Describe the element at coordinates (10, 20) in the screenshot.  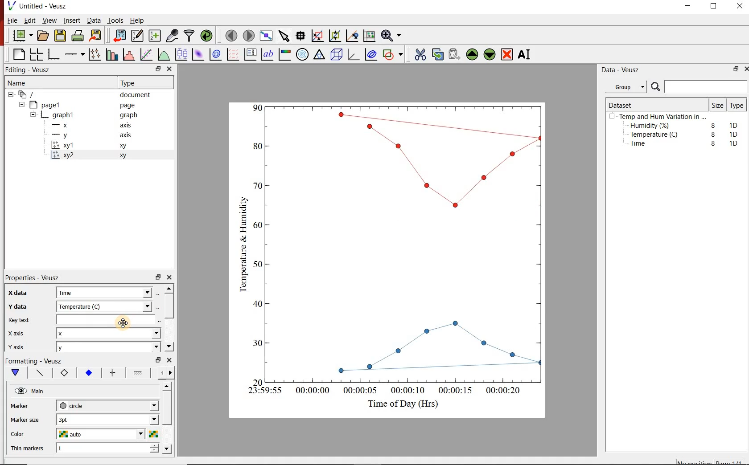
I see `File` at that location.